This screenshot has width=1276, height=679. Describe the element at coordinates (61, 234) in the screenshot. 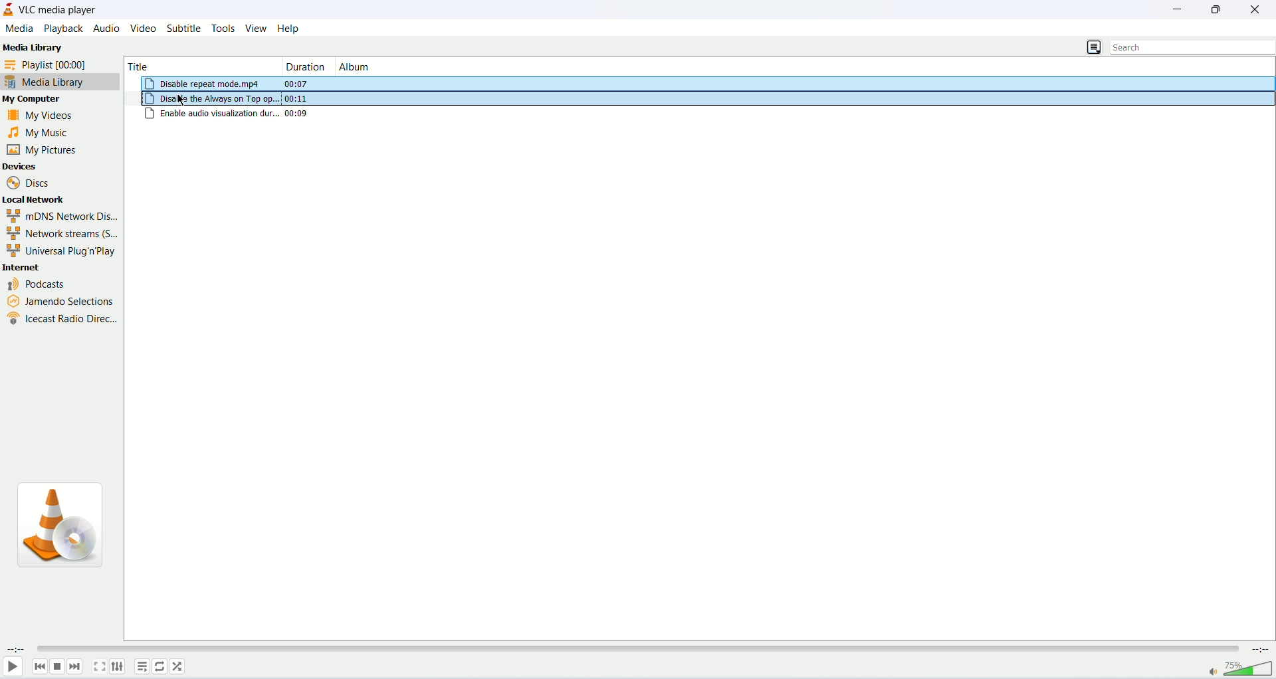

I see `network streams` at that location.